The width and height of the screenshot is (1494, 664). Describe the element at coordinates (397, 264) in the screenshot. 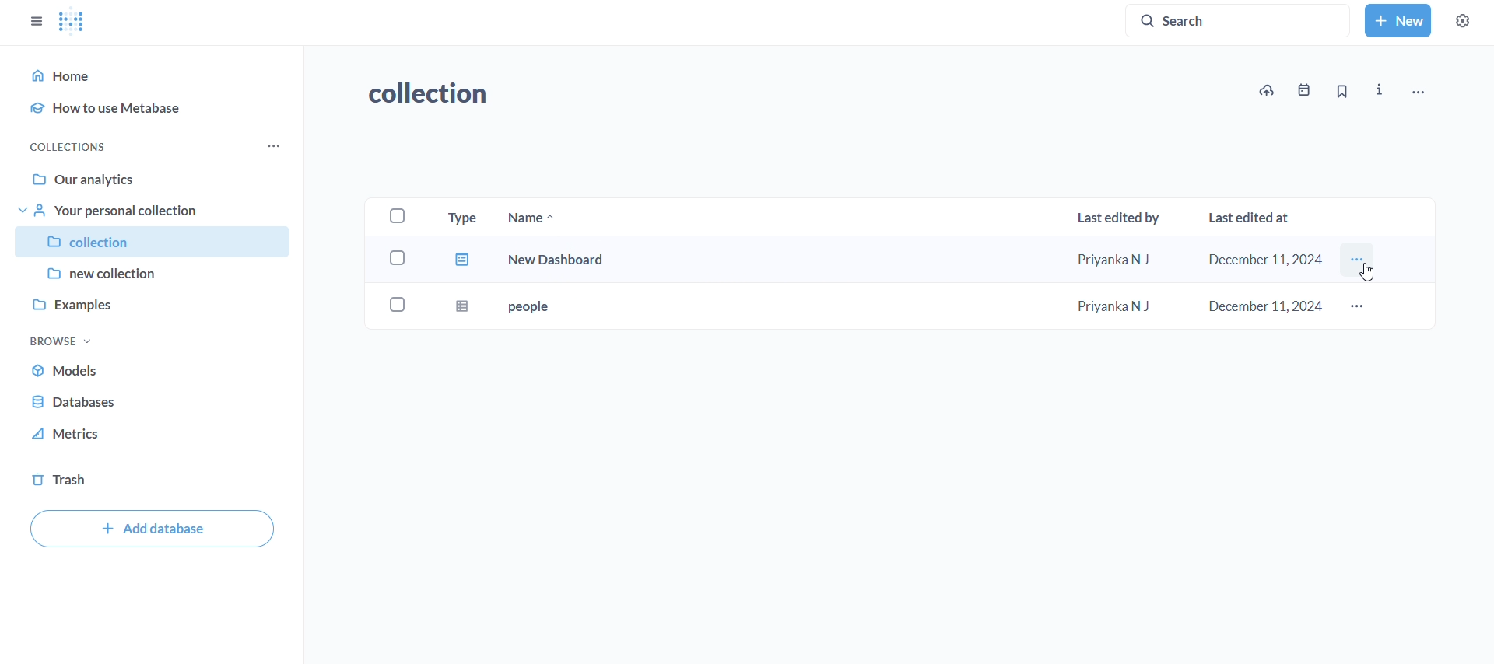

I see `checkboxes` at that location.